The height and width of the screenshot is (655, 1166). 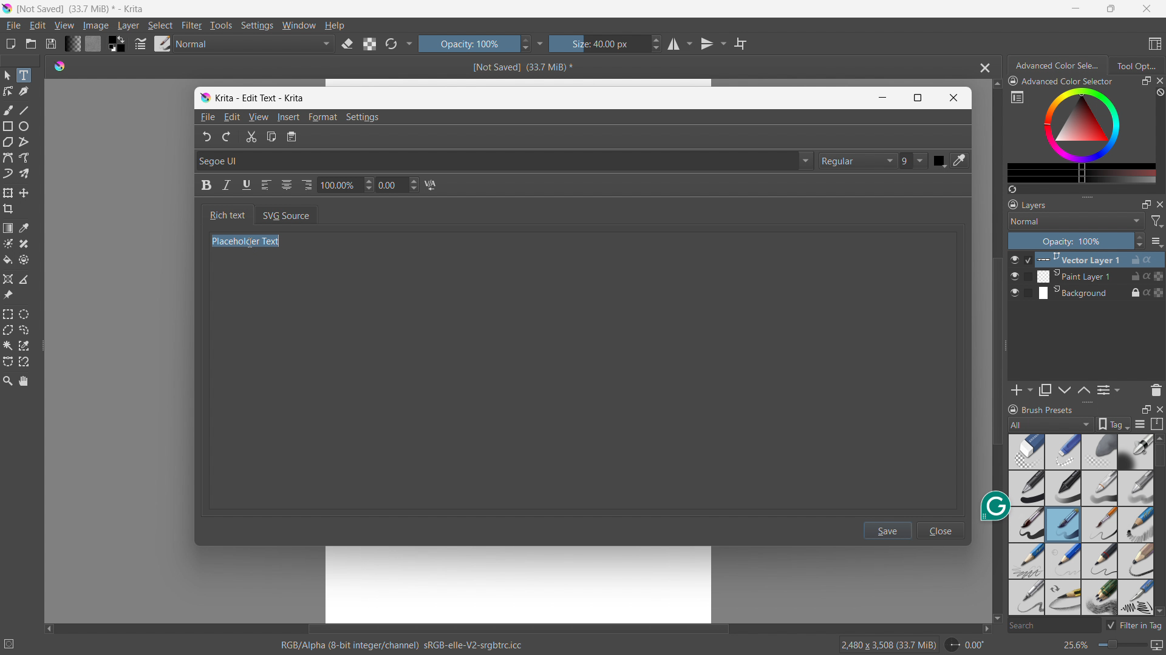 What do you see at coordinates (24, 260) in the screenshot?
I see `enclose and fill tool` at bounding box center [24, 260].